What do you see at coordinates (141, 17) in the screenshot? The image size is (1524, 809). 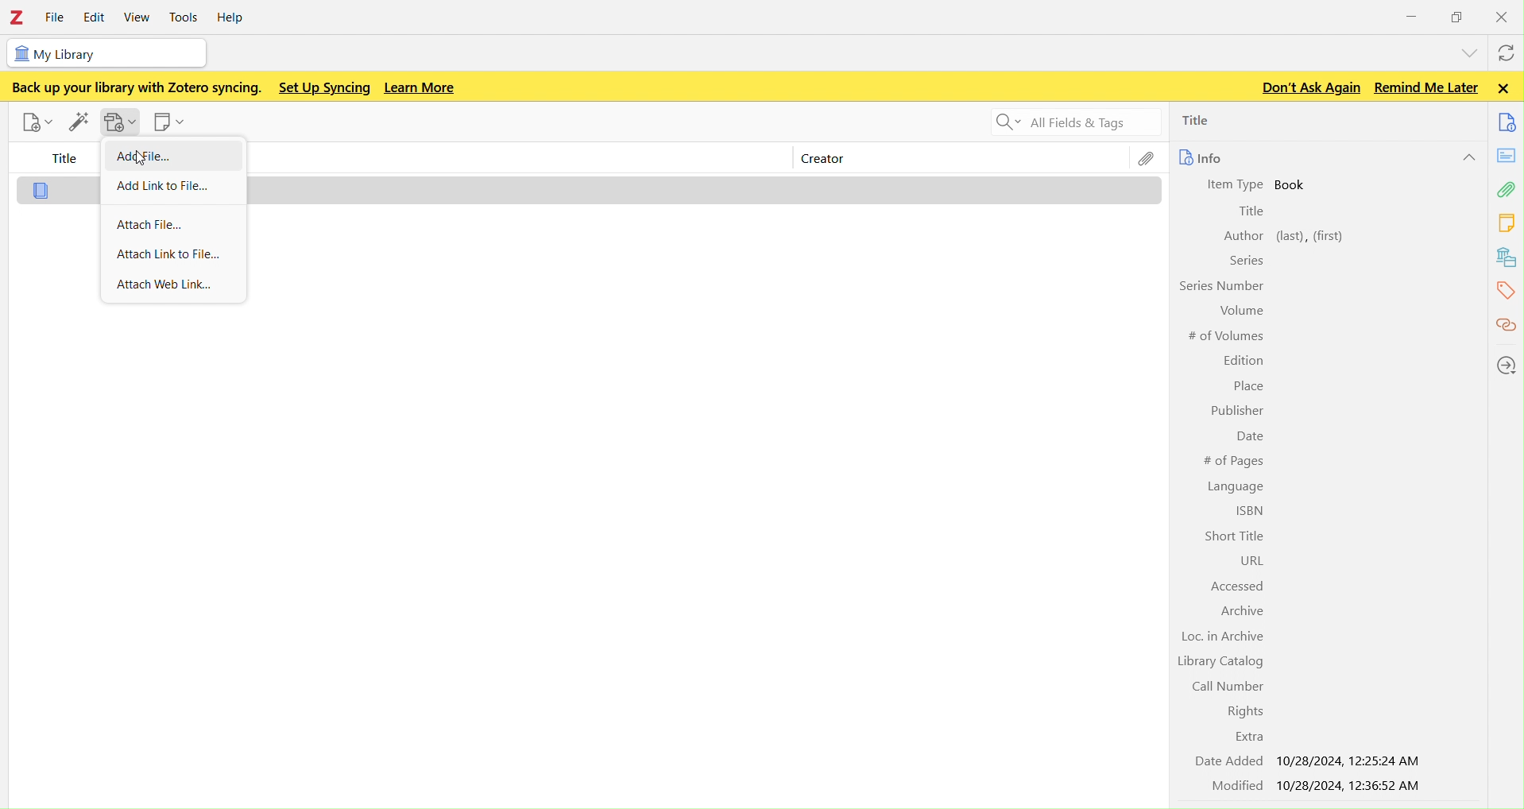 I see `view` at bounding box center [141, 17].